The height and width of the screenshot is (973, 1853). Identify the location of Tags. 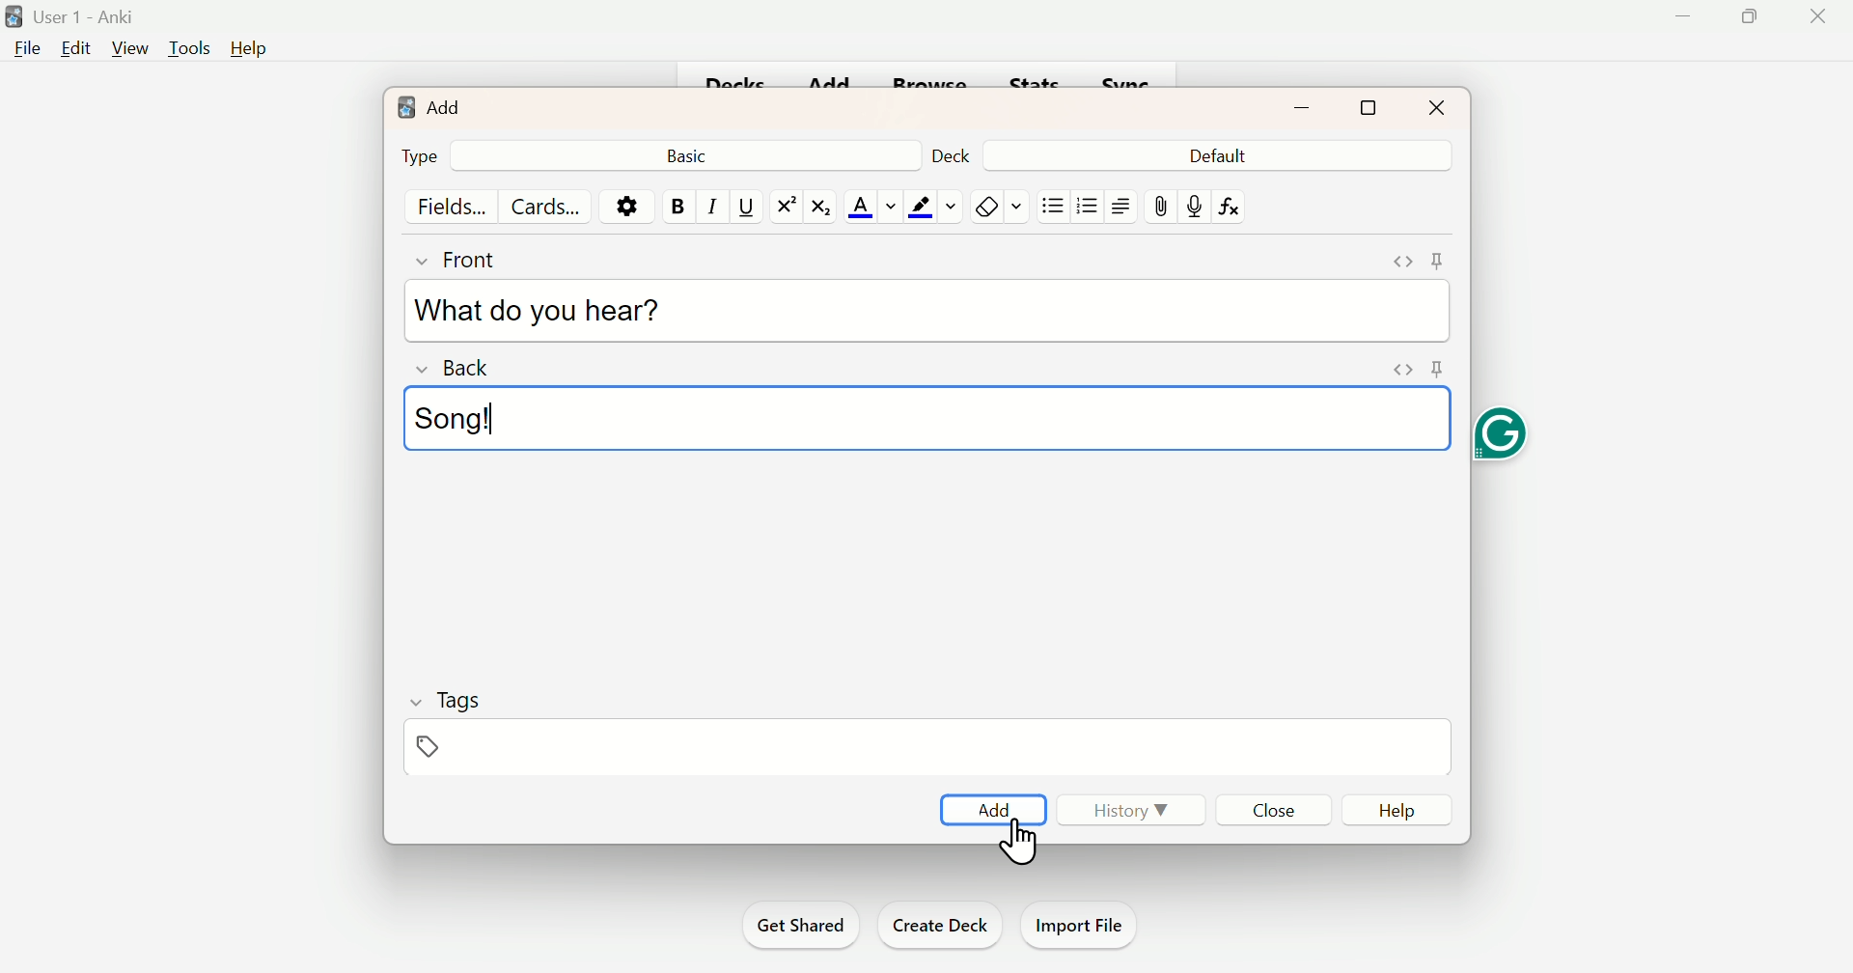
(463, 698).